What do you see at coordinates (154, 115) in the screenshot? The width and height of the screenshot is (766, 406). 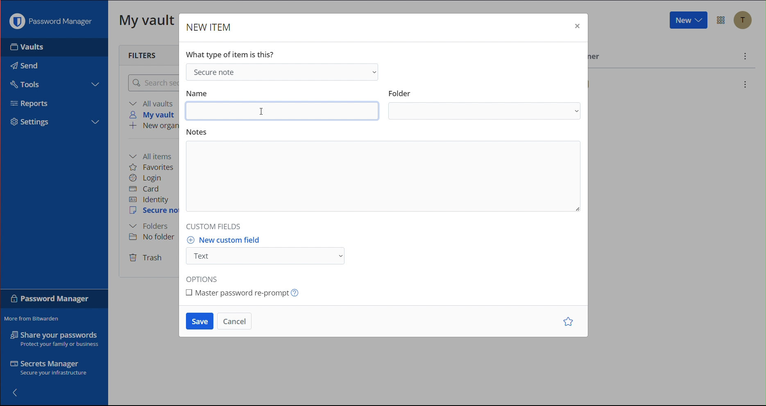 I see `My vault` at bounding box center [154, 115].